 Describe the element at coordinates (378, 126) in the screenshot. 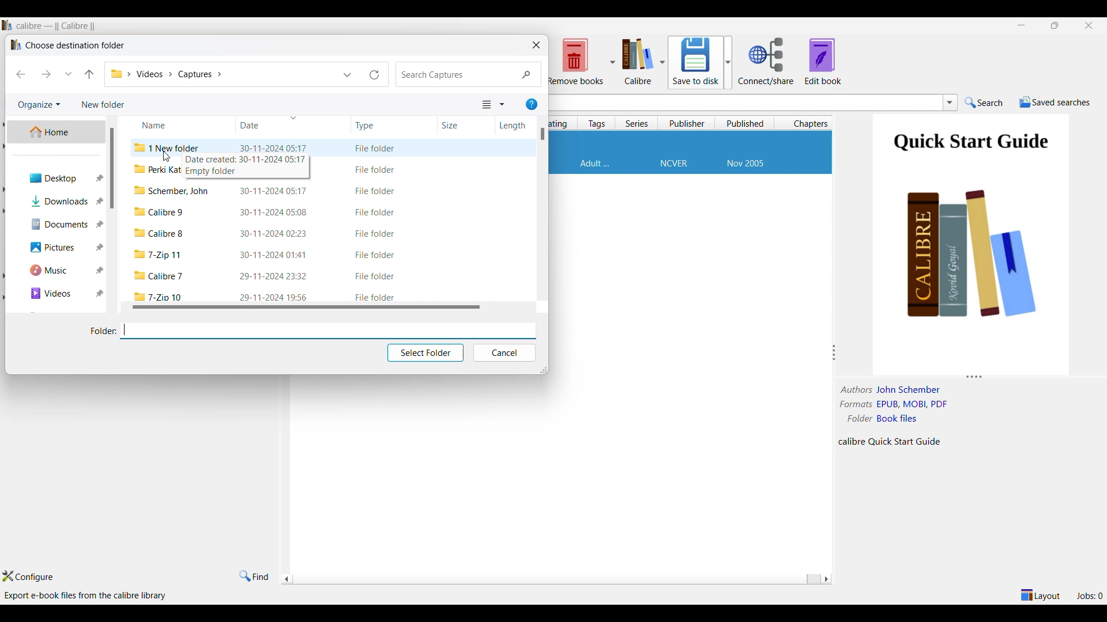

I see `Type column` at that location.